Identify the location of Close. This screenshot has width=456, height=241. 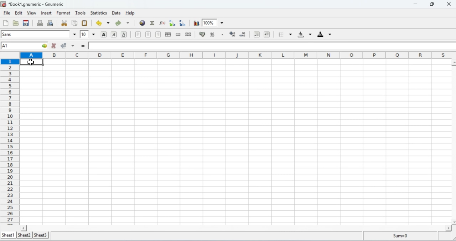
(448, 4).